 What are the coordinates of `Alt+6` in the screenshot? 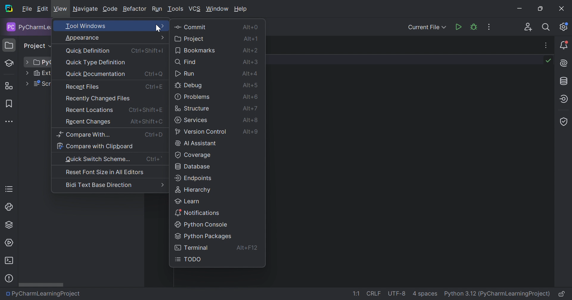 It's located at (251, 96).